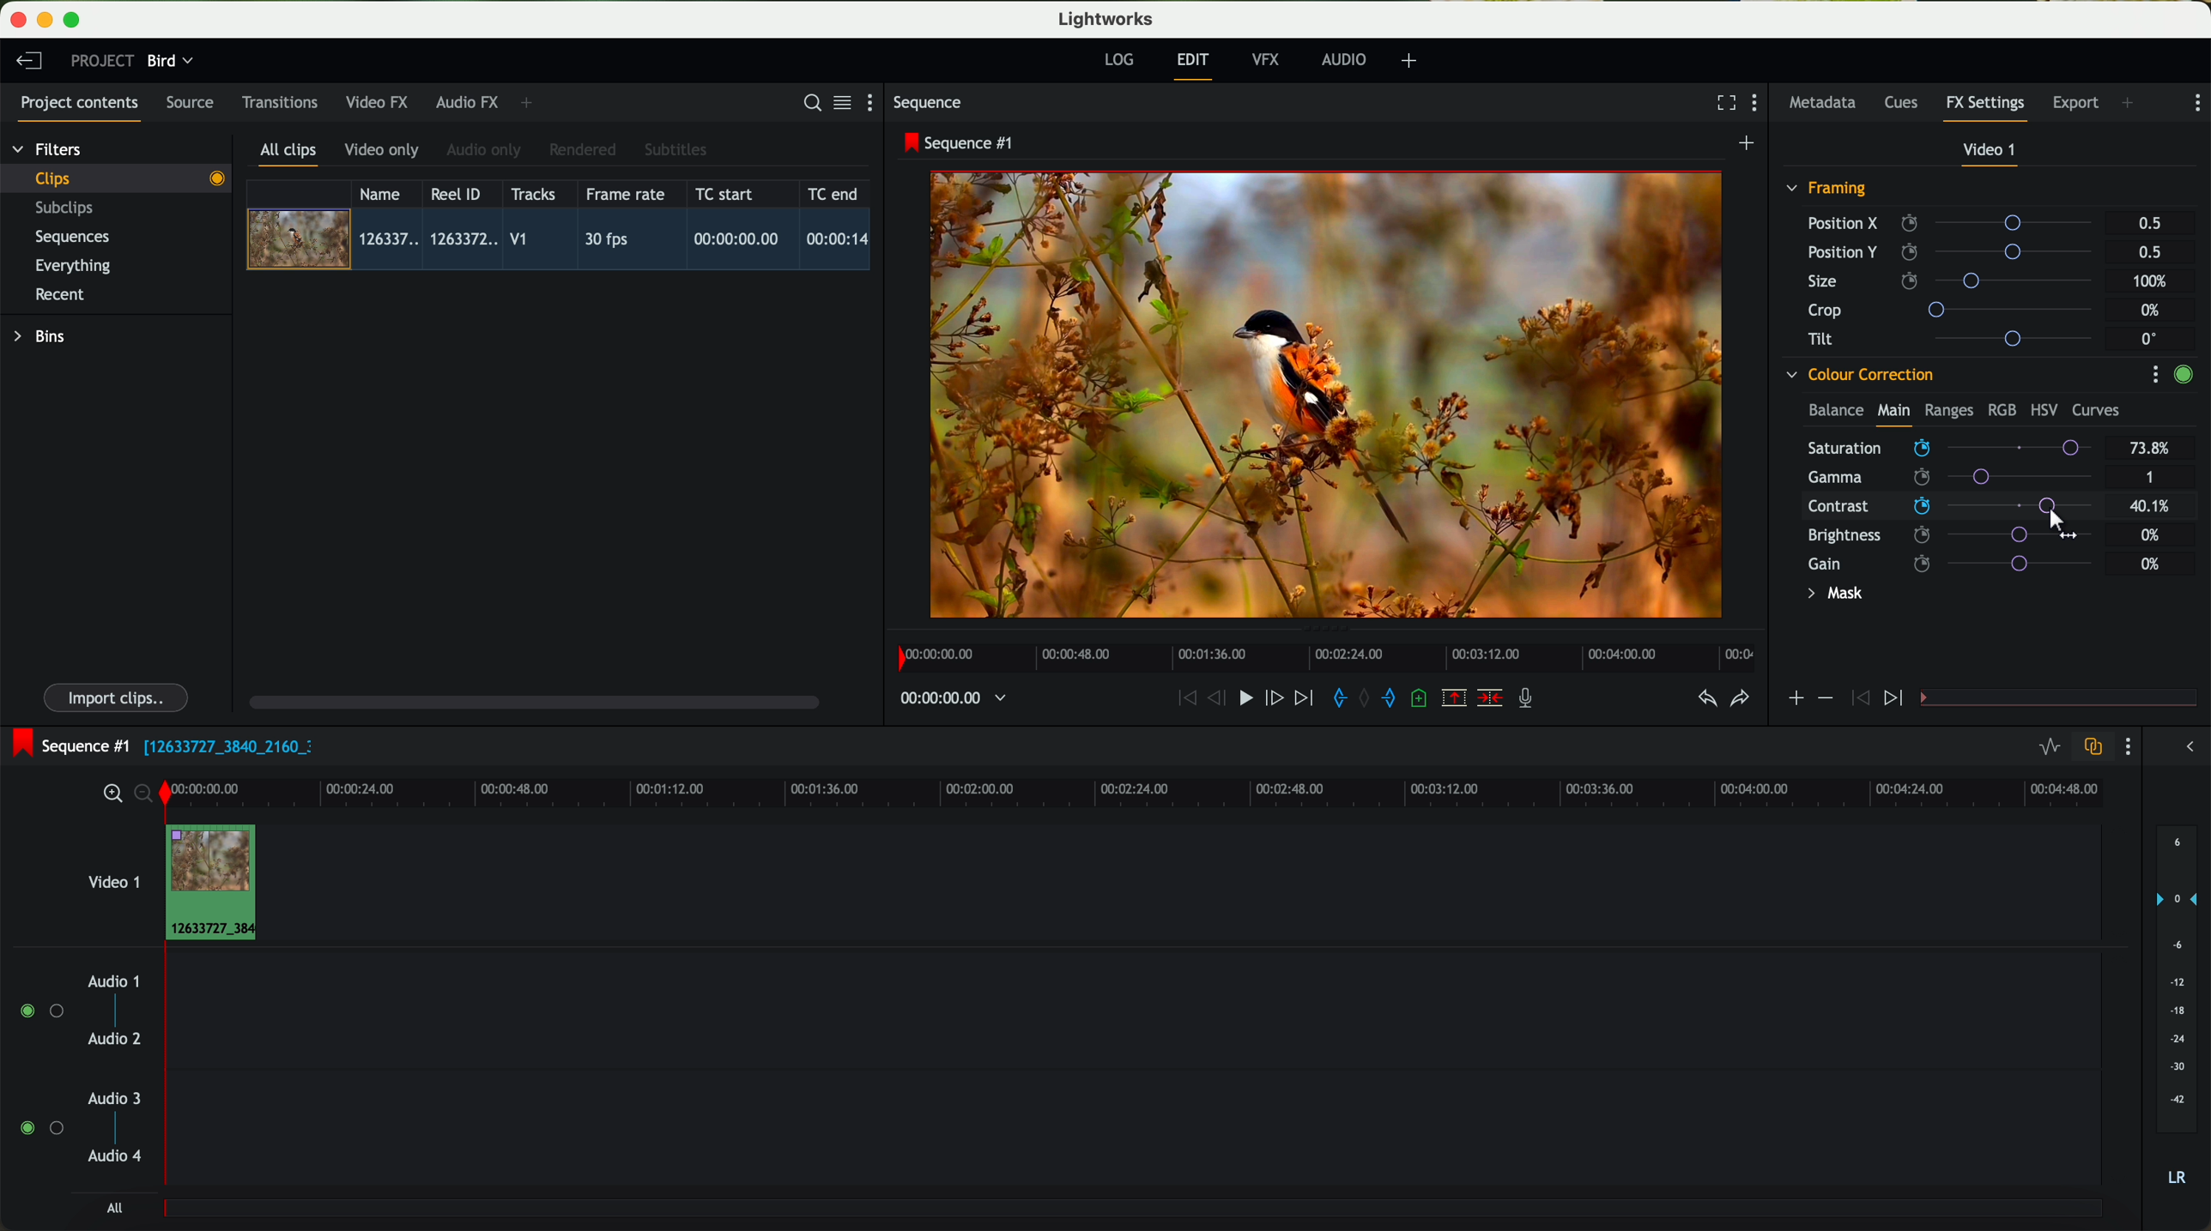 Image resolution: width=2211 pixels, height=1231 pixels. Describe the element at coordinates (1960, 563) in the screenshot. I see `gain` at that location.